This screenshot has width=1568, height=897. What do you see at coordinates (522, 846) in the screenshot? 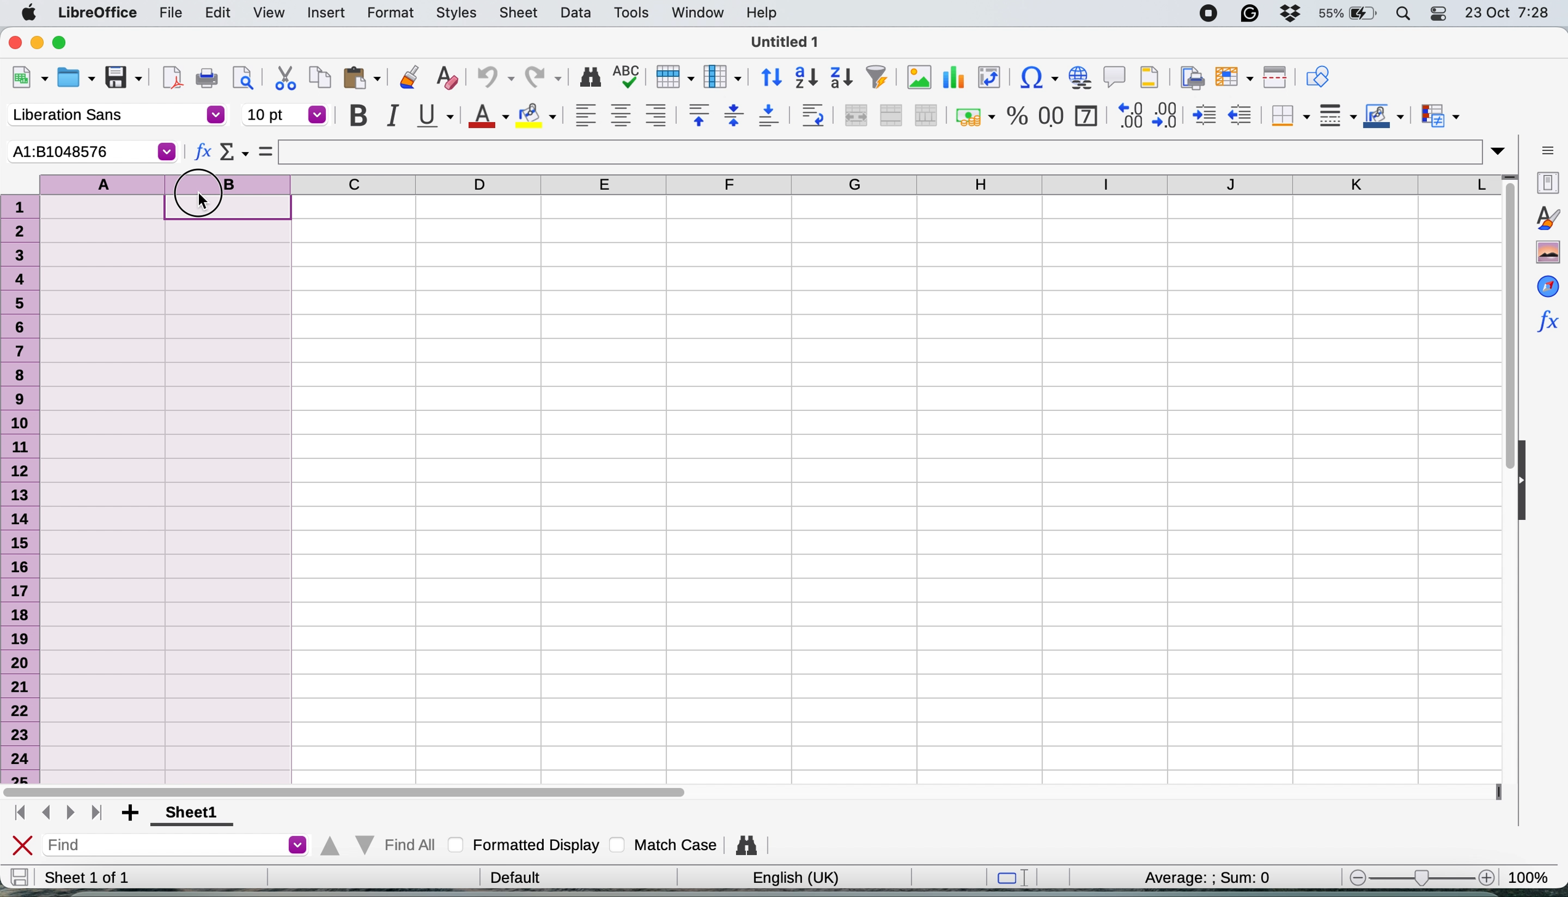
I see `formatted display` at bounding box center [522, 846].